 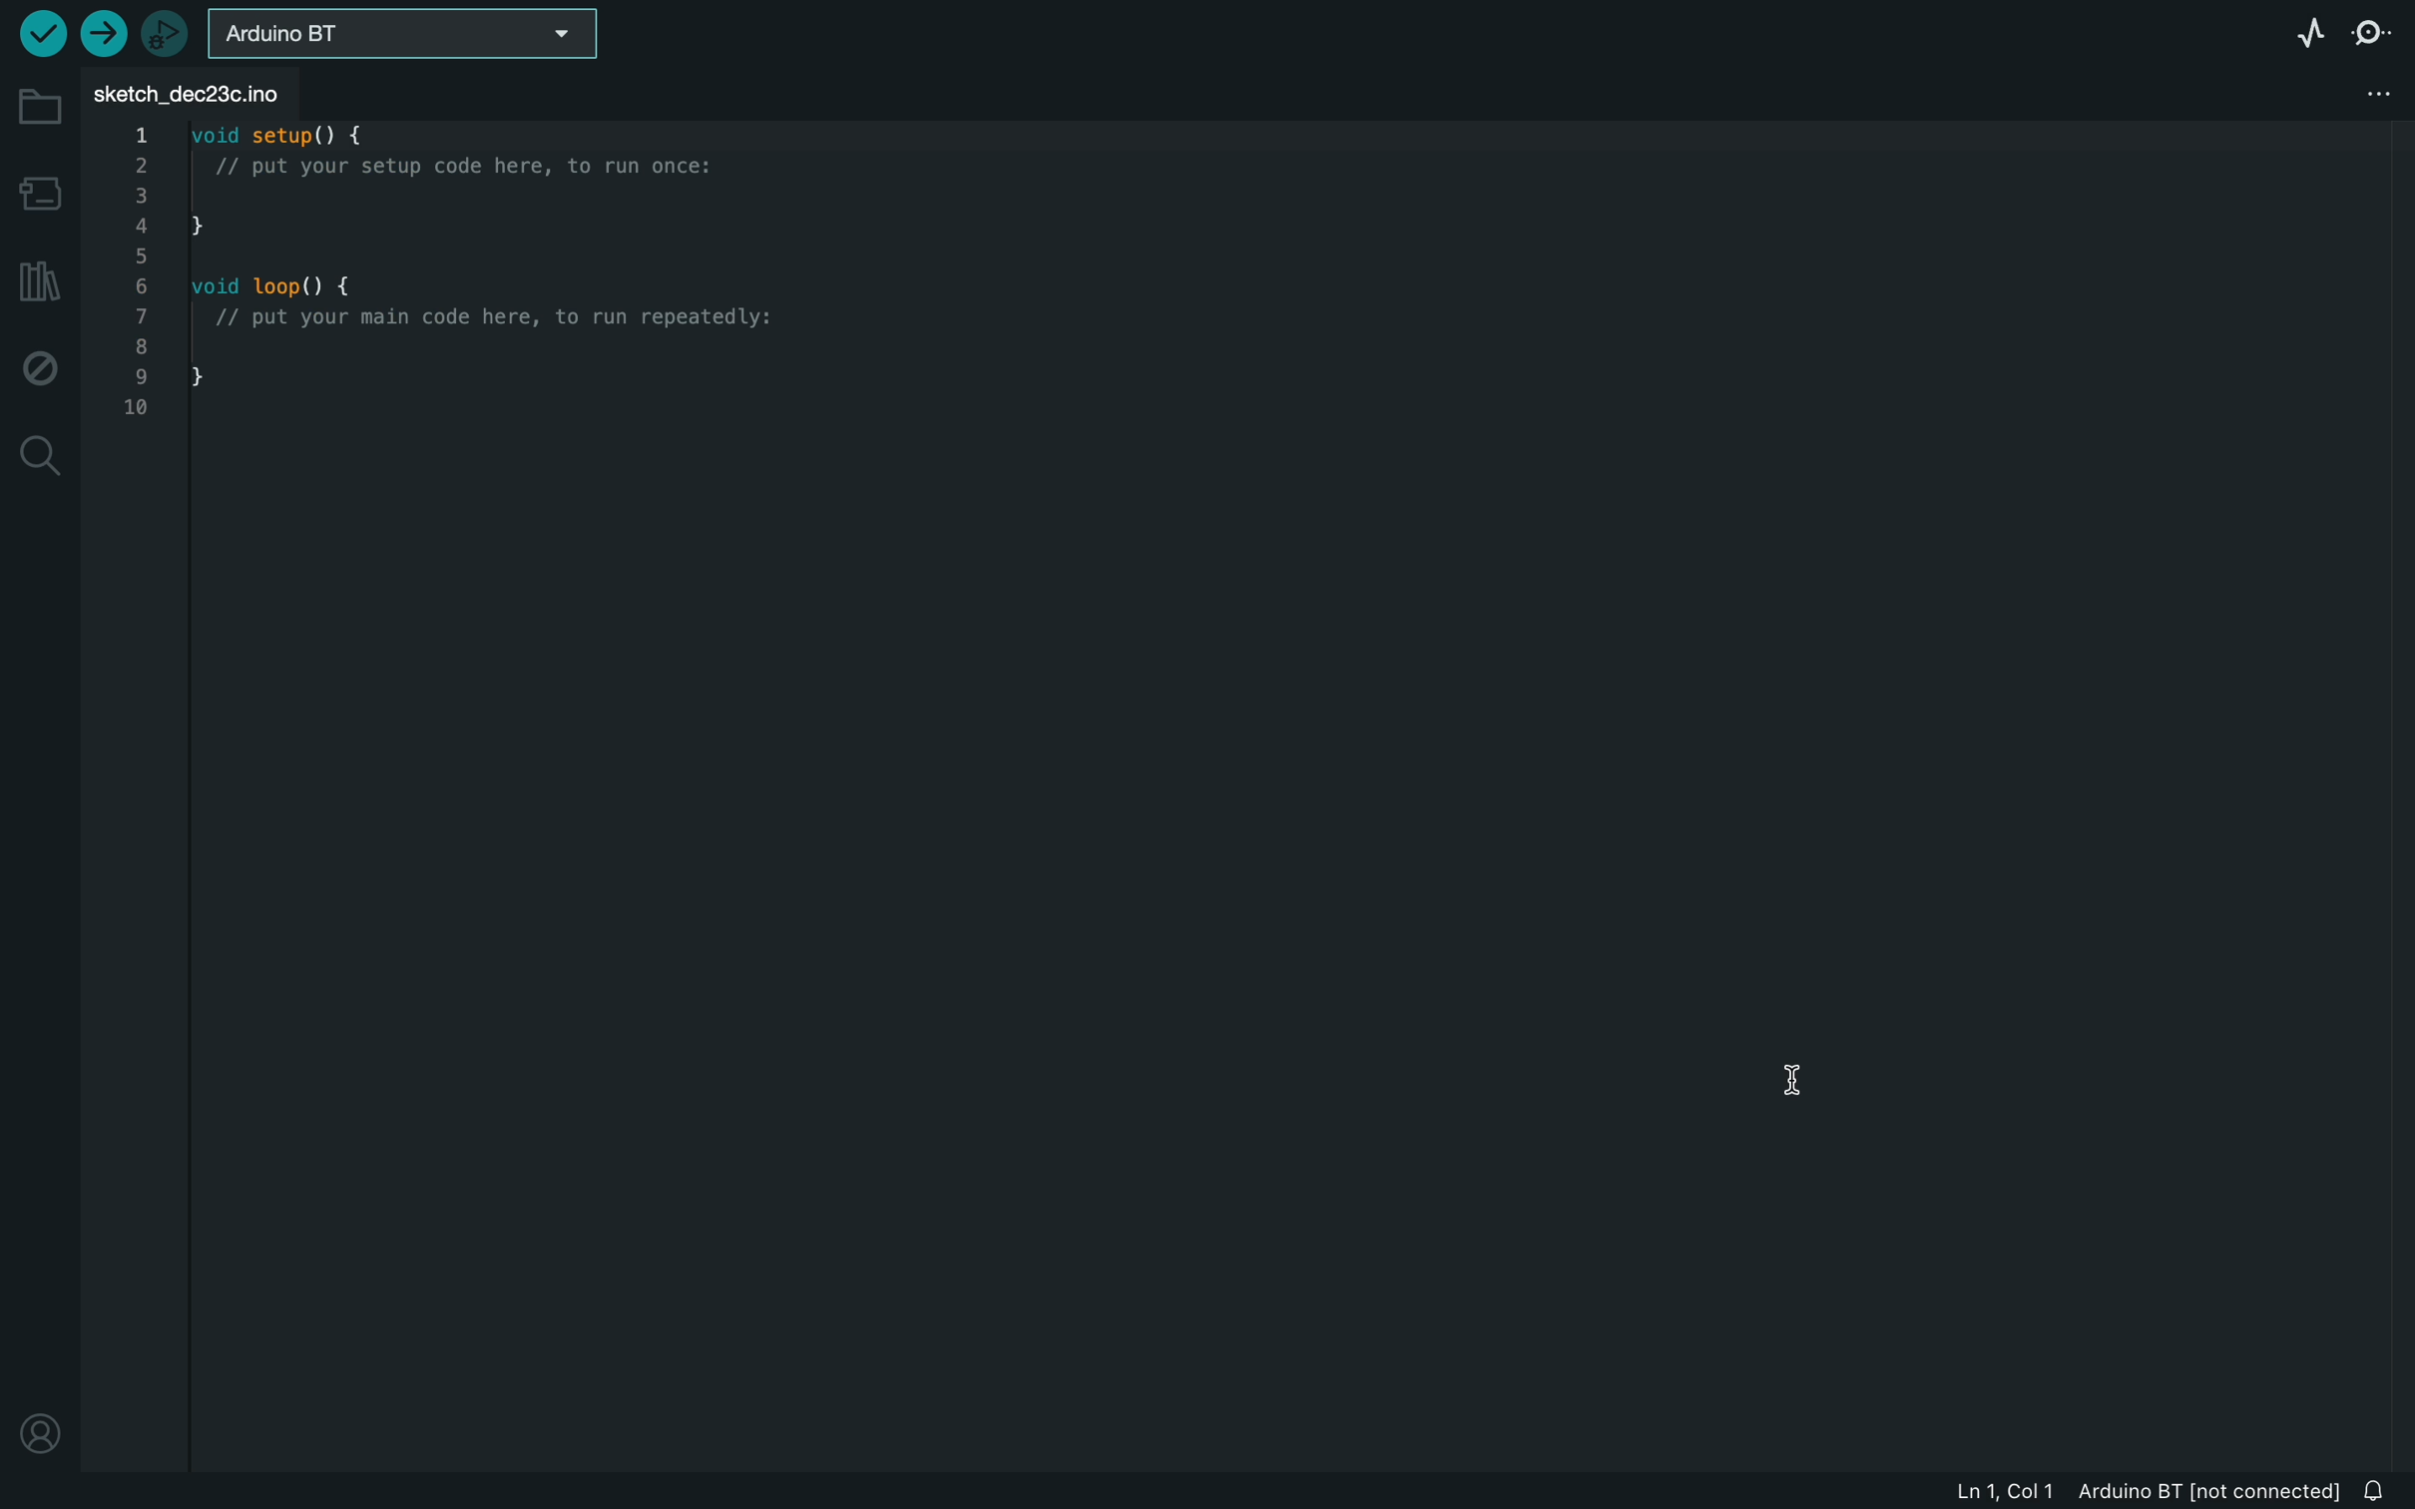 I want to click on search, so click(x=41, y=455).